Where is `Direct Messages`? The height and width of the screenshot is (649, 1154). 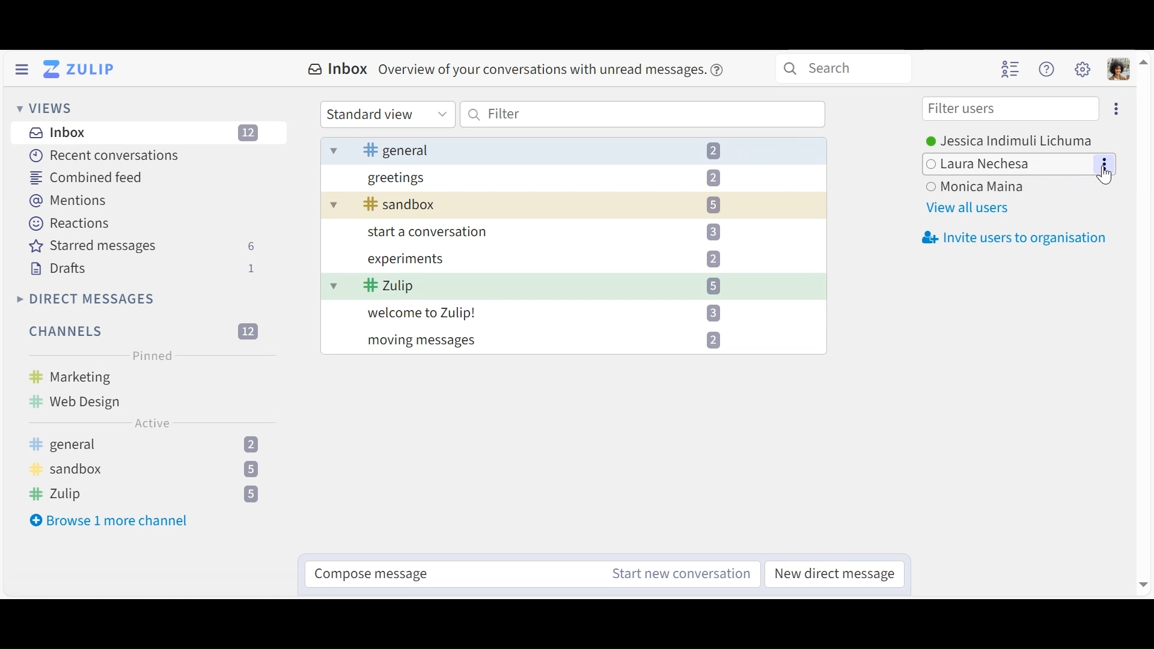 Direct Messages is located at coordinates (86, 299).